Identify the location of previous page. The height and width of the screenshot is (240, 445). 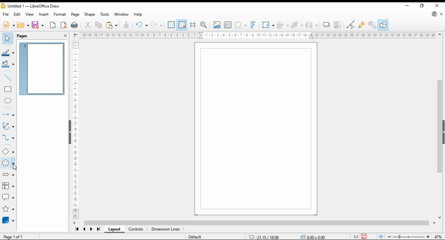
(84, 230).